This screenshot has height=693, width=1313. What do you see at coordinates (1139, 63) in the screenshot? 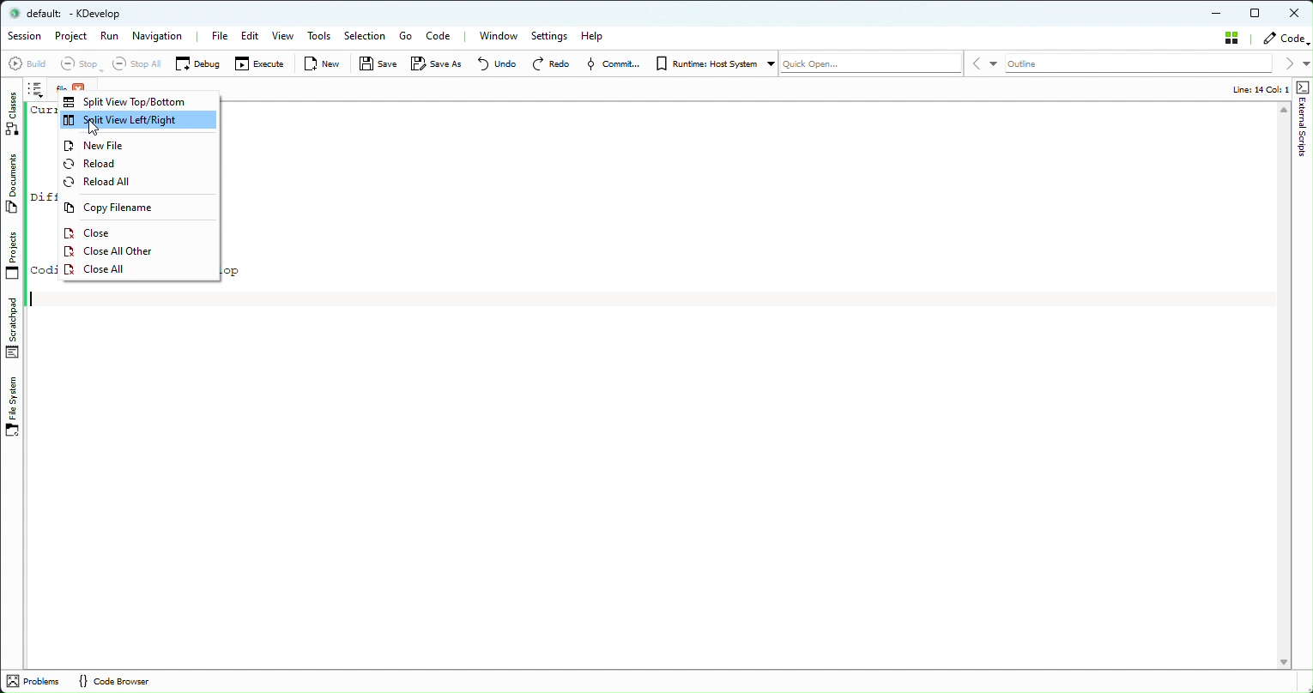
I see `Outline` at bounding box center [1139, 63].